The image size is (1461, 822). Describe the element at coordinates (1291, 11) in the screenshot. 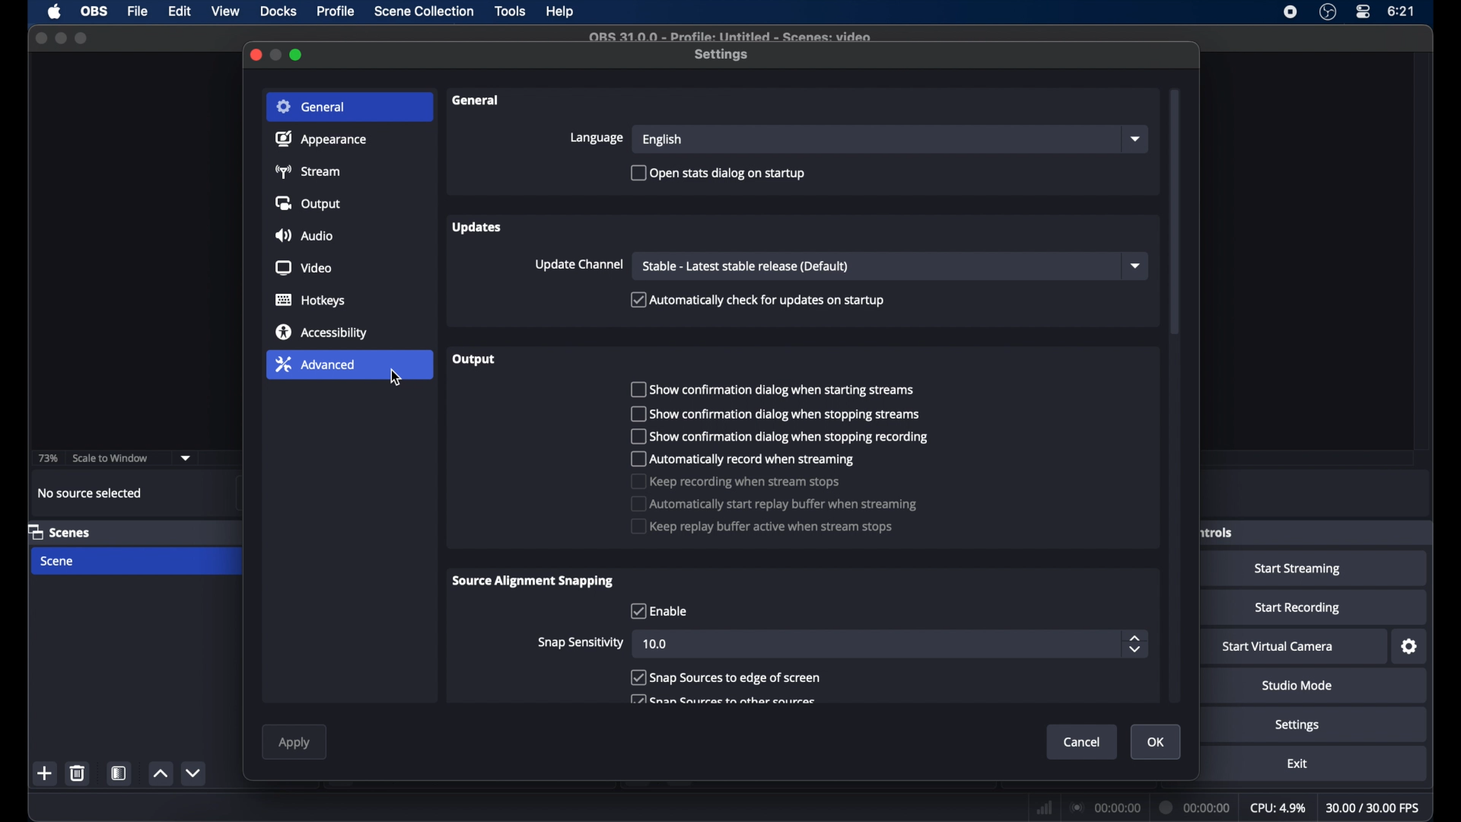

I see `screen recorder icon` at that location.